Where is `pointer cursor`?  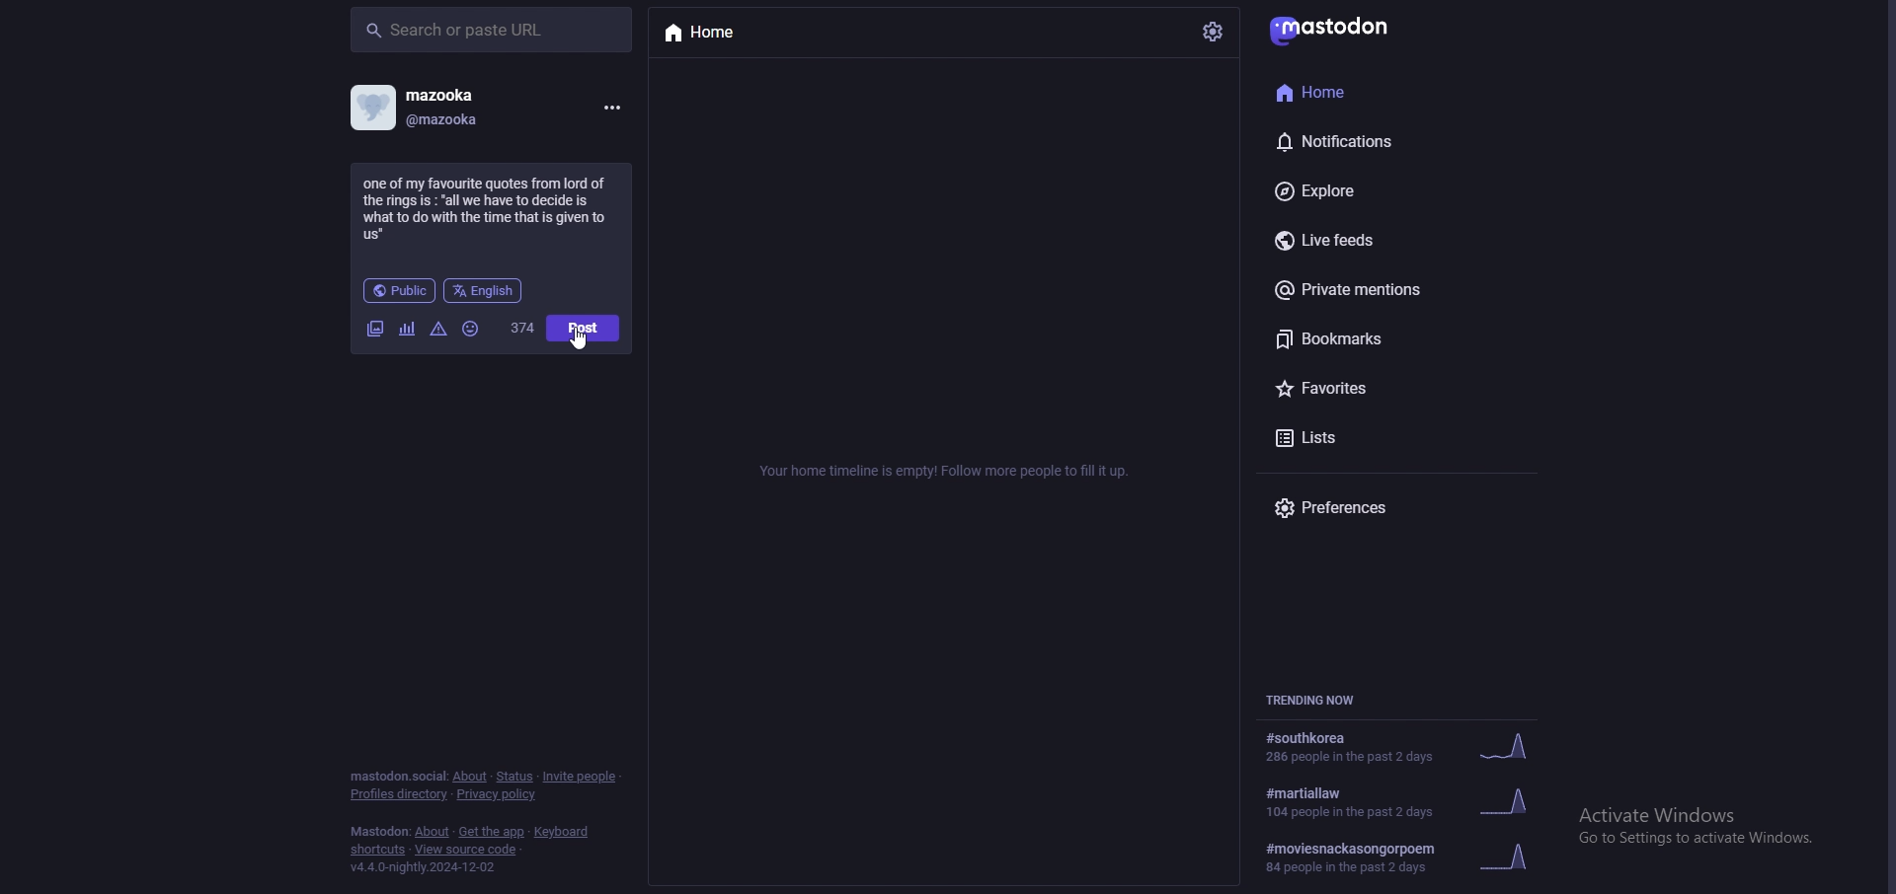
pointer cursor is located at coordinates (585, 345).